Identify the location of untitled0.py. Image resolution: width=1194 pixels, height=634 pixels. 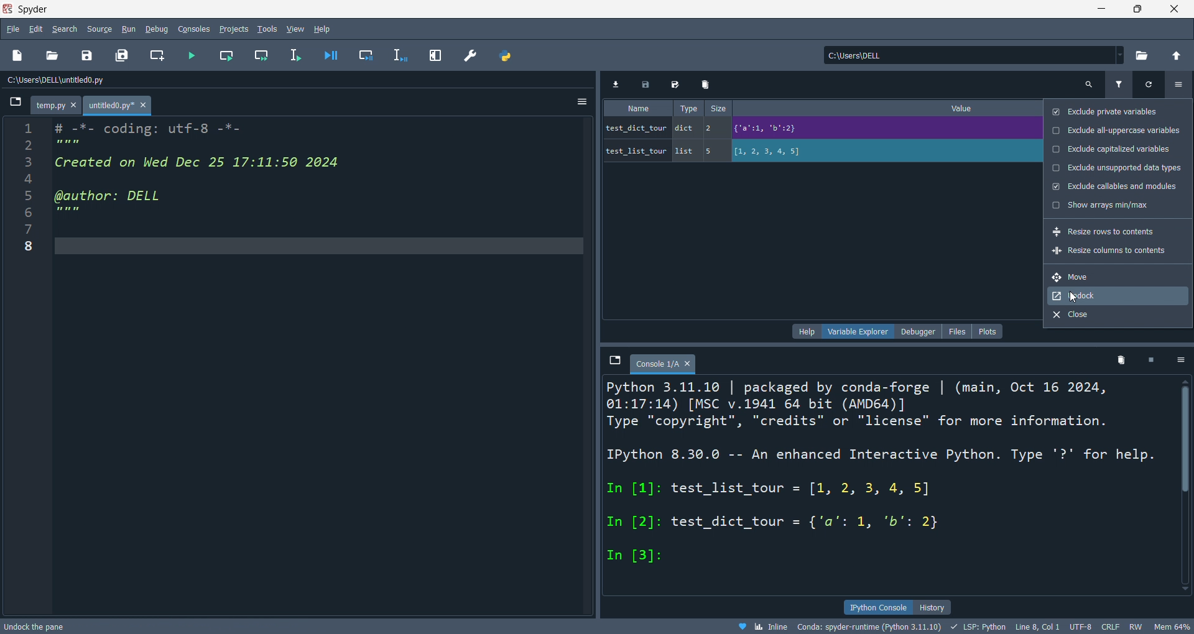
(118, 106).